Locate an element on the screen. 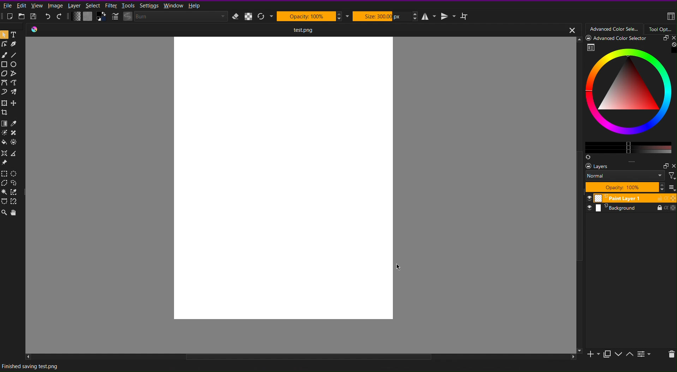 The width and height of the screenshot is (677, 372). Help is located at coordinates (194, 5).